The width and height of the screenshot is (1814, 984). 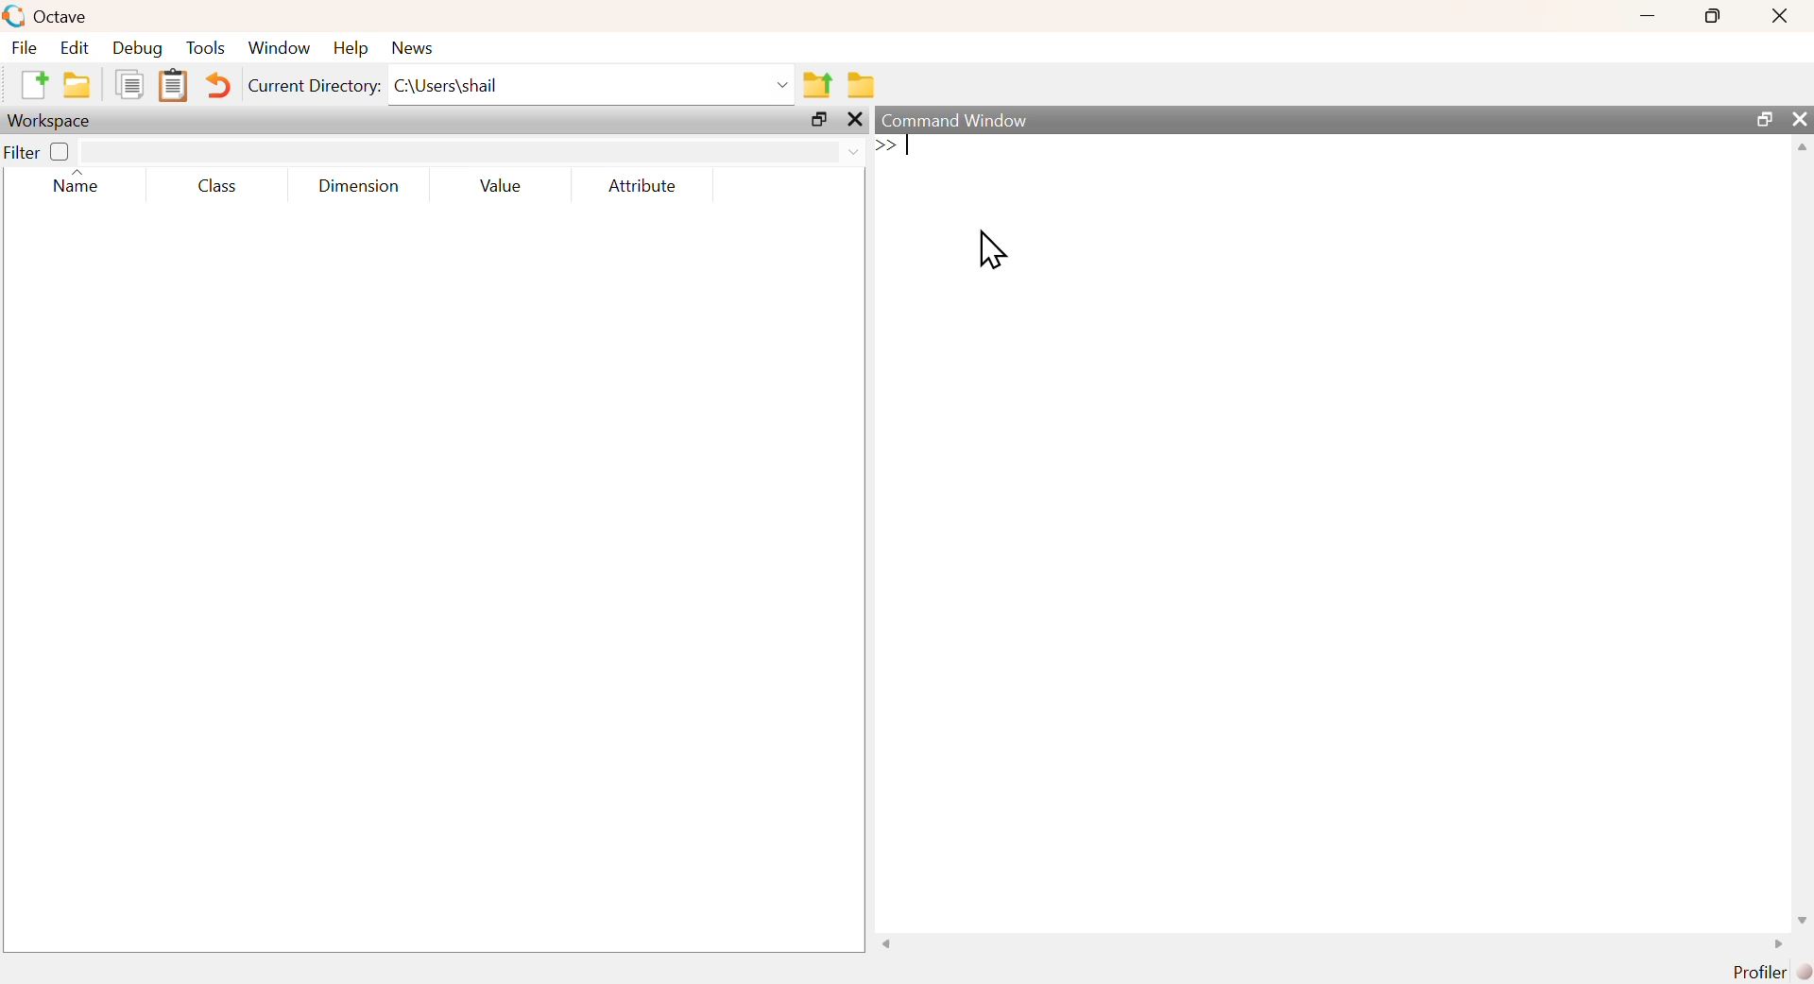 What do you see at coordinates (78, 85) in the screenshot?
I see `New folder` at bounding box center [78, 85].